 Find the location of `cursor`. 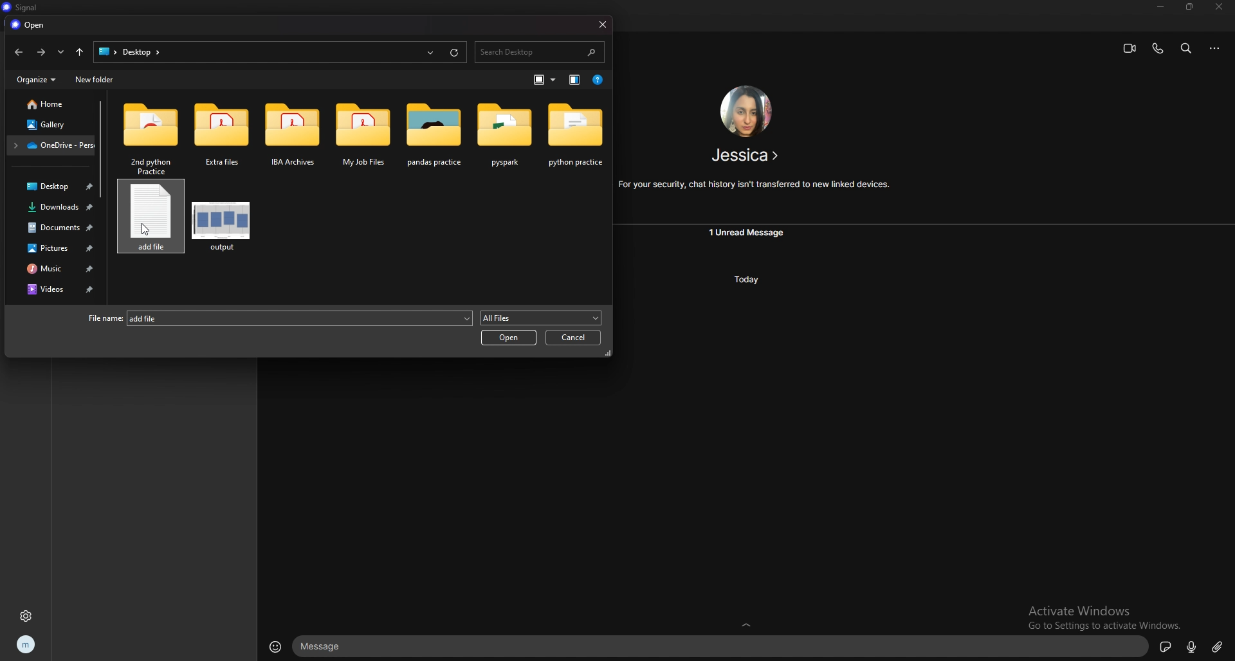

cursor is located at coordinates (147, 228).